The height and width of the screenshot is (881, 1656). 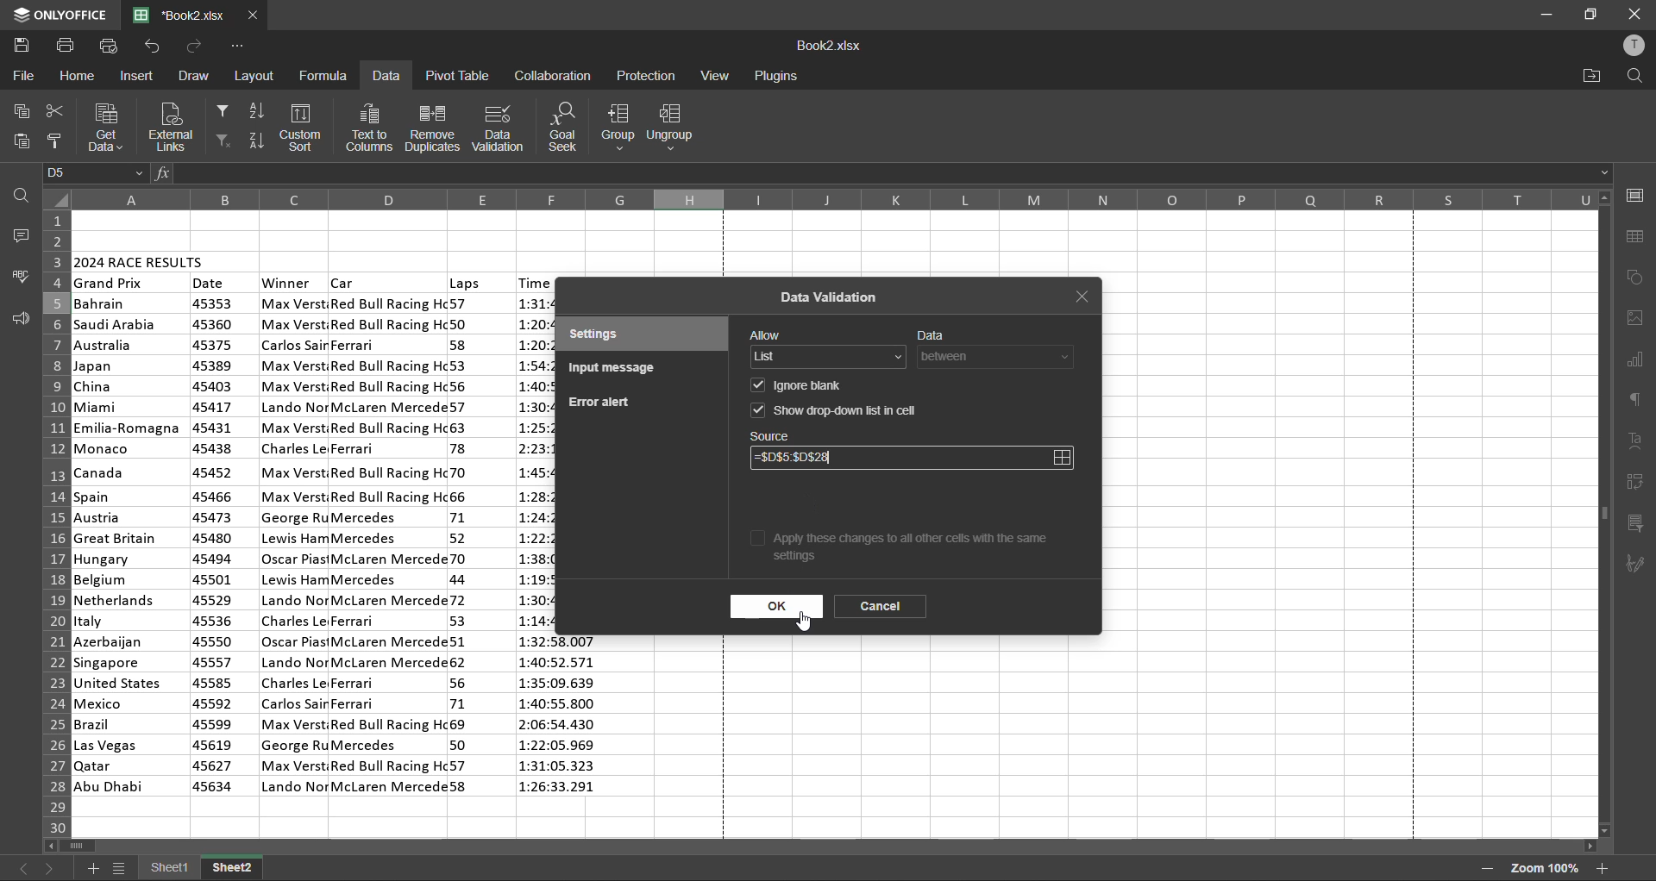 What do you see at coordinates (235, 47) in the screenshot?
I see `customize quick access toolbar` at bounding box center [235, 47].